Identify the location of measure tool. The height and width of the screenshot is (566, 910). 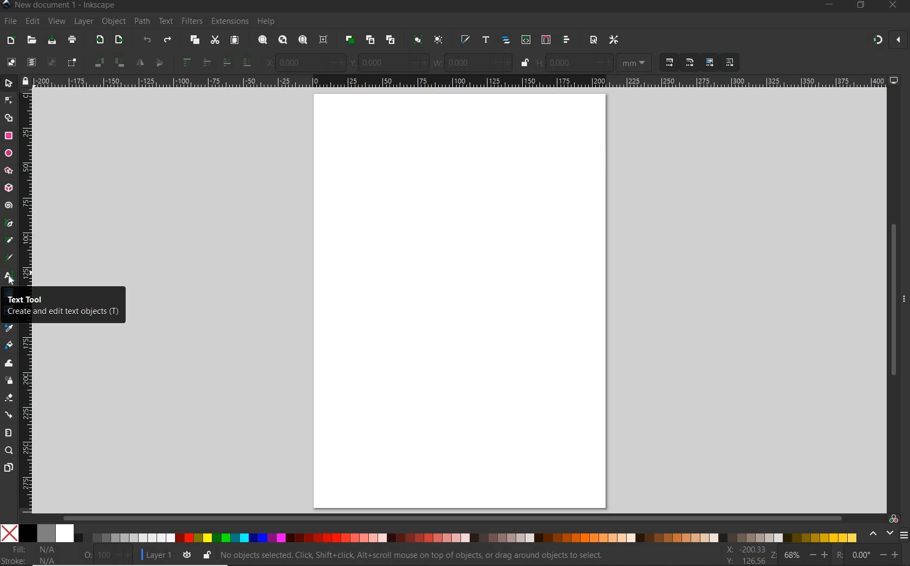
(9, 433).